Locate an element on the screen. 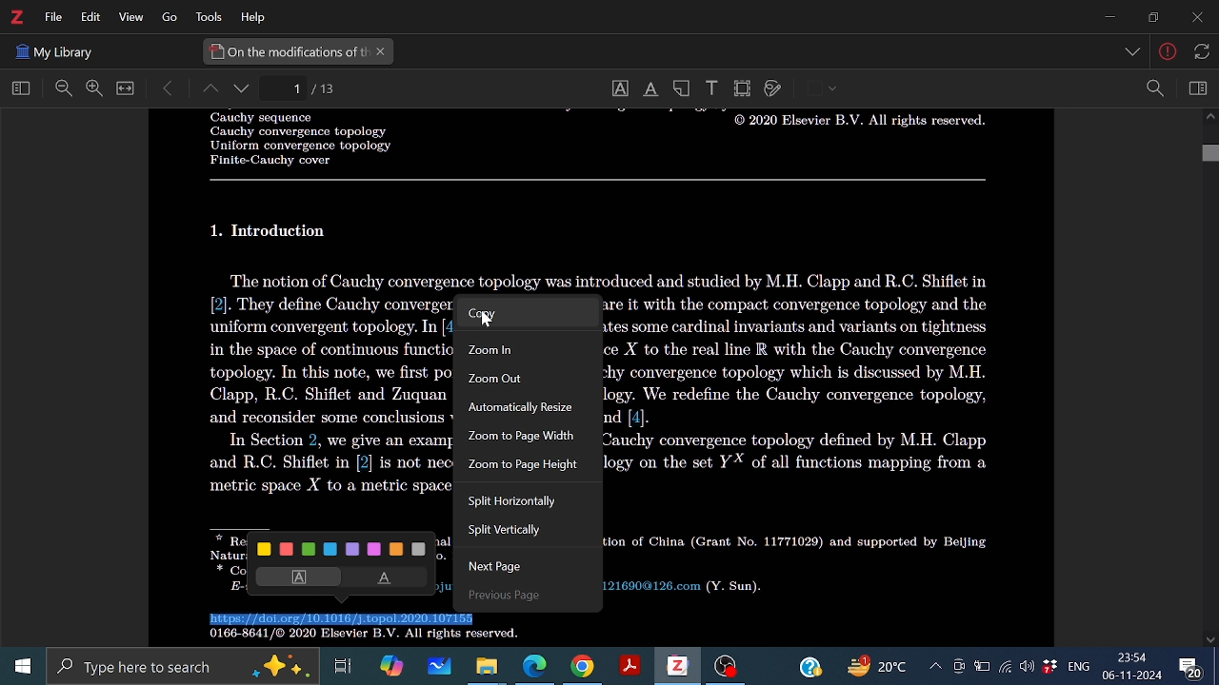 This screenshot has height=685, width=1219. page down is located at coordinates (244, 90).